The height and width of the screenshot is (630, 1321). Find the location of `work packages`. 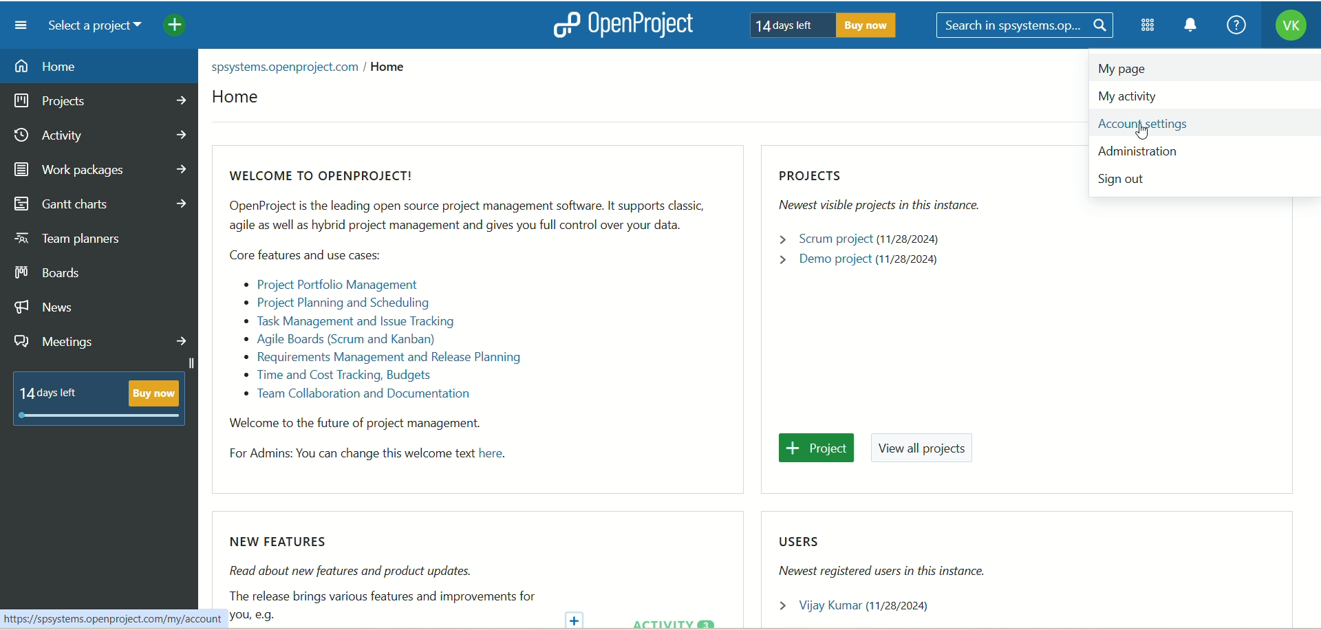

work packages is located at coordinates (103, 169).